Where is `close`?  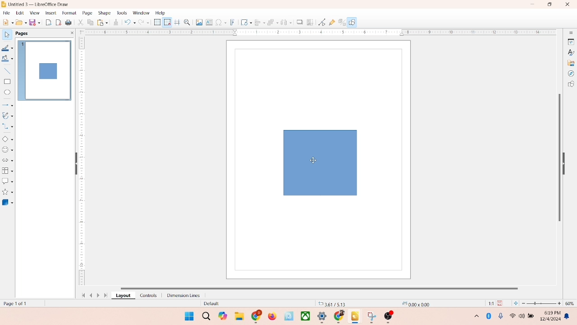
close is located at coordinates (70, 33).